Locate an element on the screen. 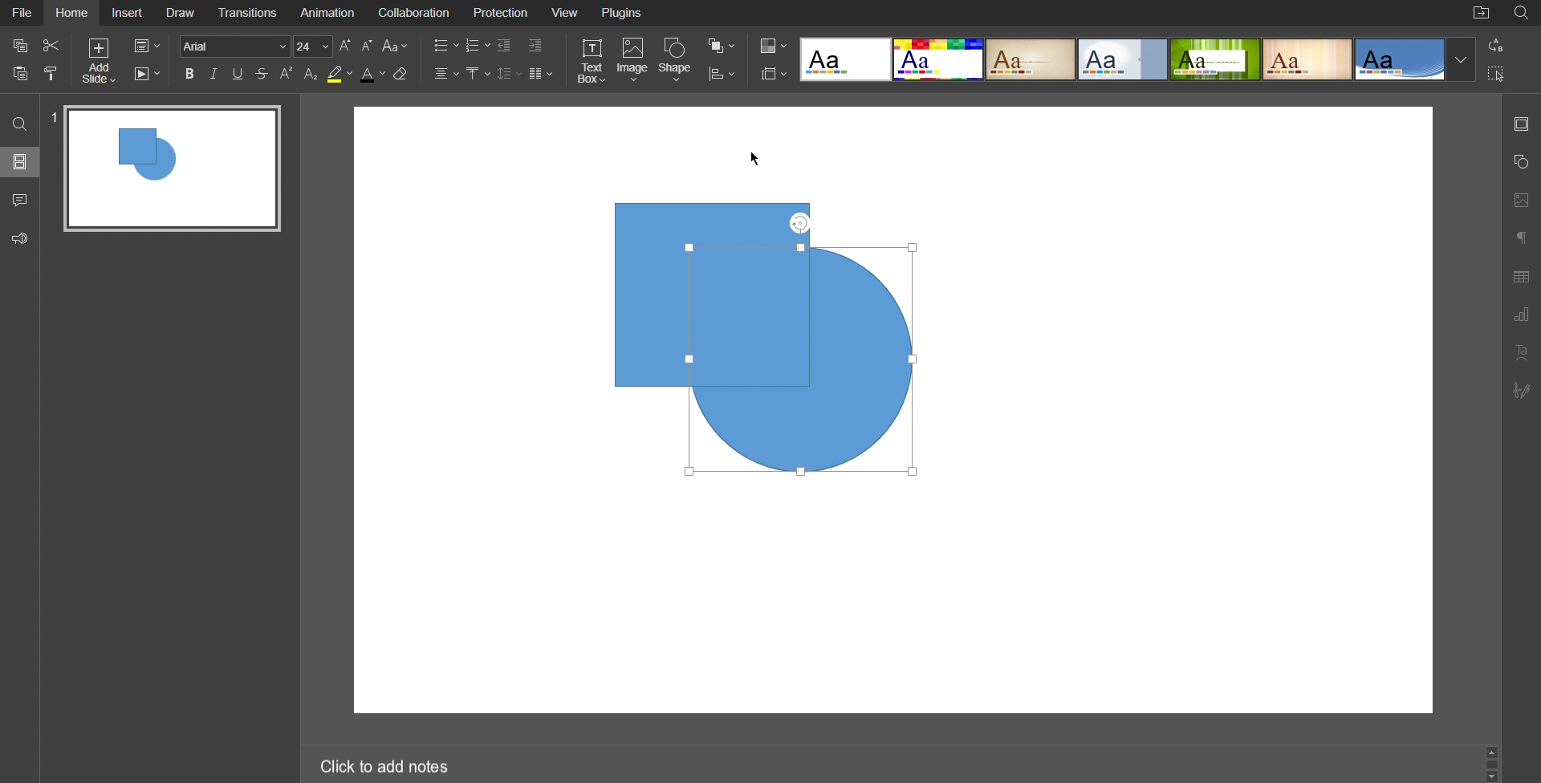 The height and width of the screenshot is (783, 1541). Selection is located at coordinates (1496, 74).